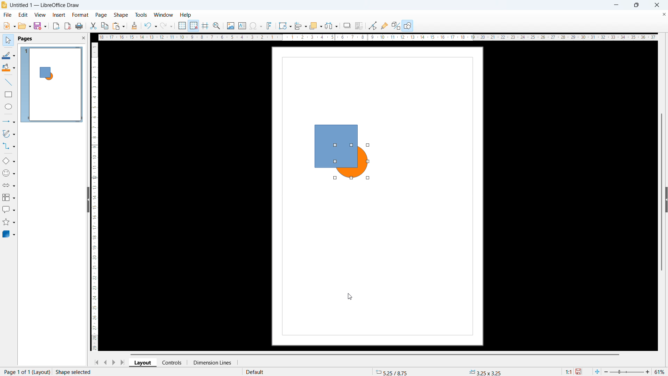 The image size is (668, 376). Describe the element at coordinates (167, 25) in the screenshot. I see `redo` at that location.